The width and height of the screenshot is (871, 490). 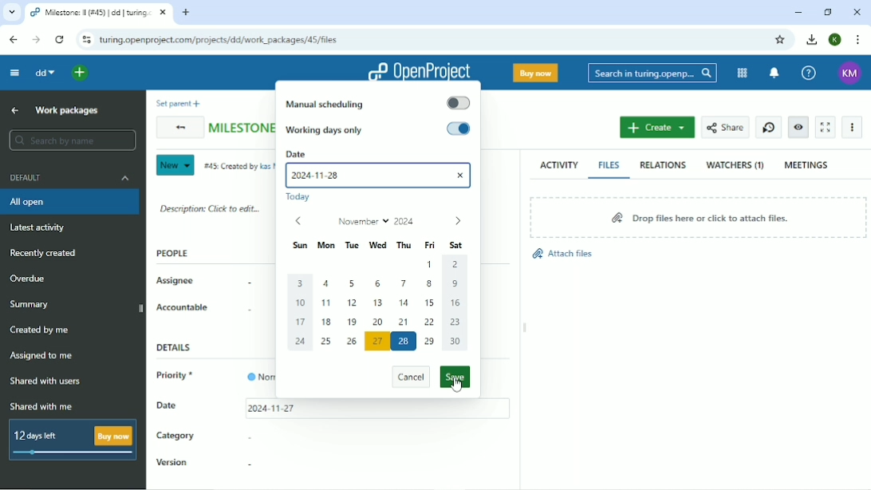 I want to click on Next month, so click(x=457, y=222).